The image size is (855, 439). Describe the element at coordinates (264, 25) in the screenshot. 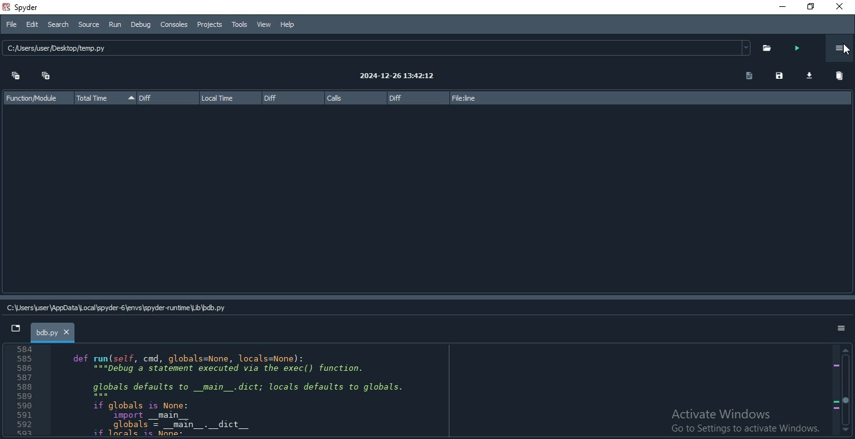

I see `View` at that location.